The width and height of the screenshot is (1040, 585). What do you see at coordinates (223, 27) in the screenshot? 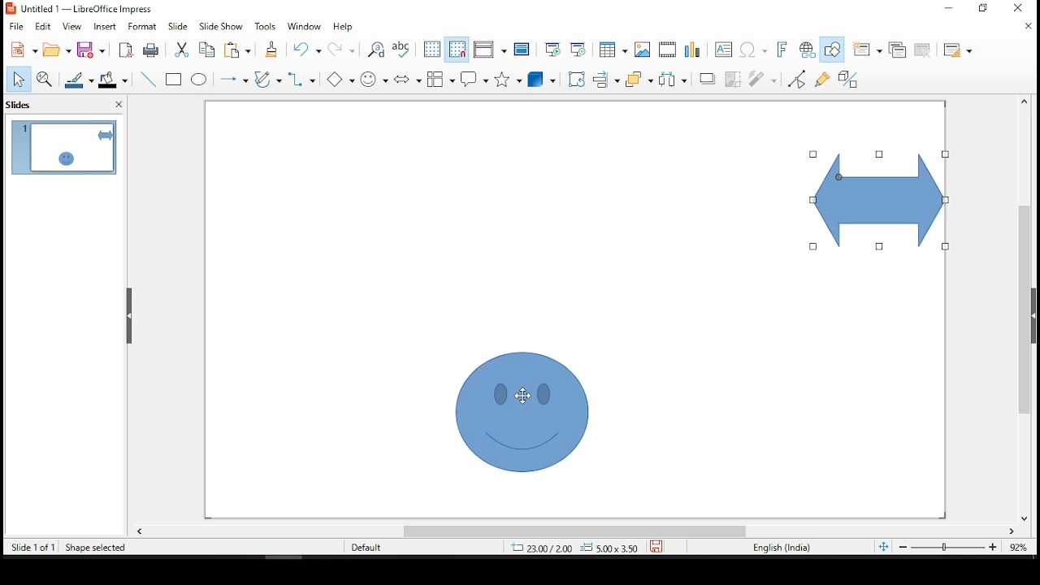
I see `slide show` at bounding box center [223, 27].